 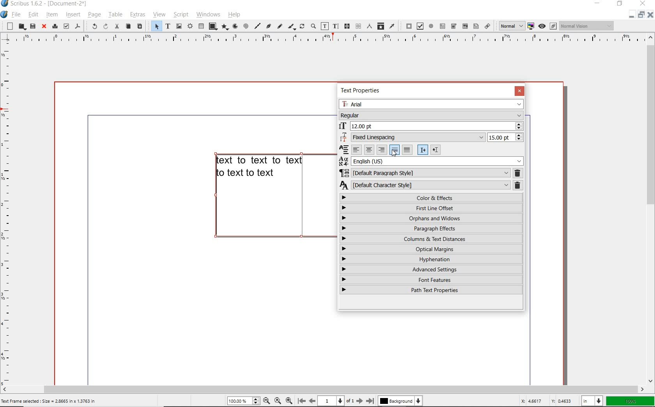 What do you see at coordinates (129, 27) in the screenshot?
I see `copy` at bounding box center [129, 27].